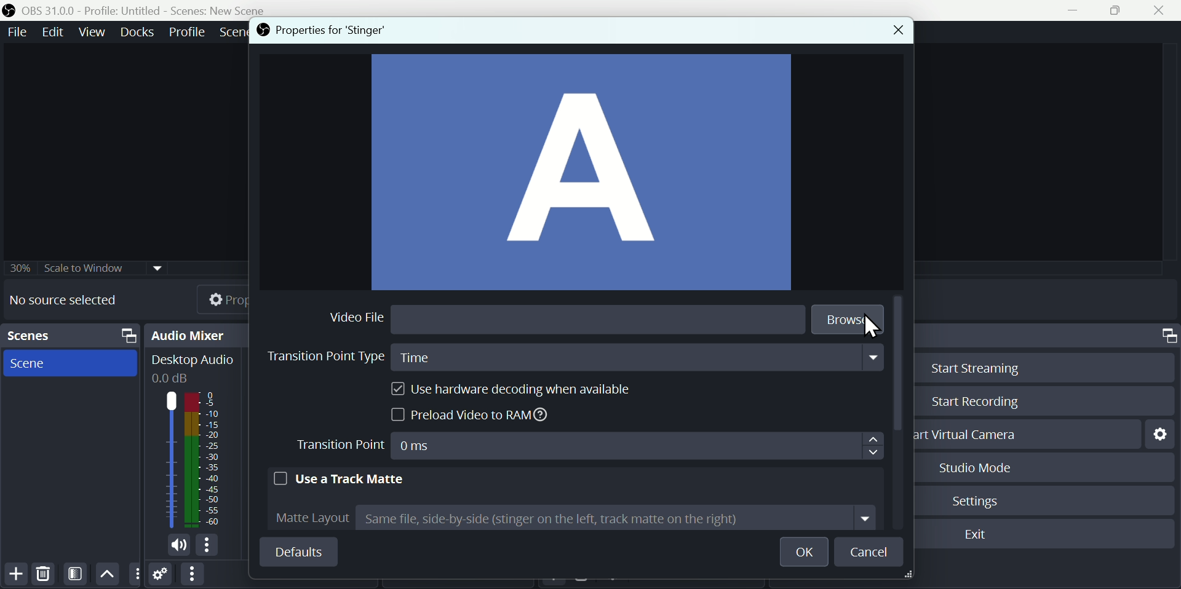 The width and height of the screenshot is (1181, 589). I want to click on Start virtual camera, so click(972, 434).